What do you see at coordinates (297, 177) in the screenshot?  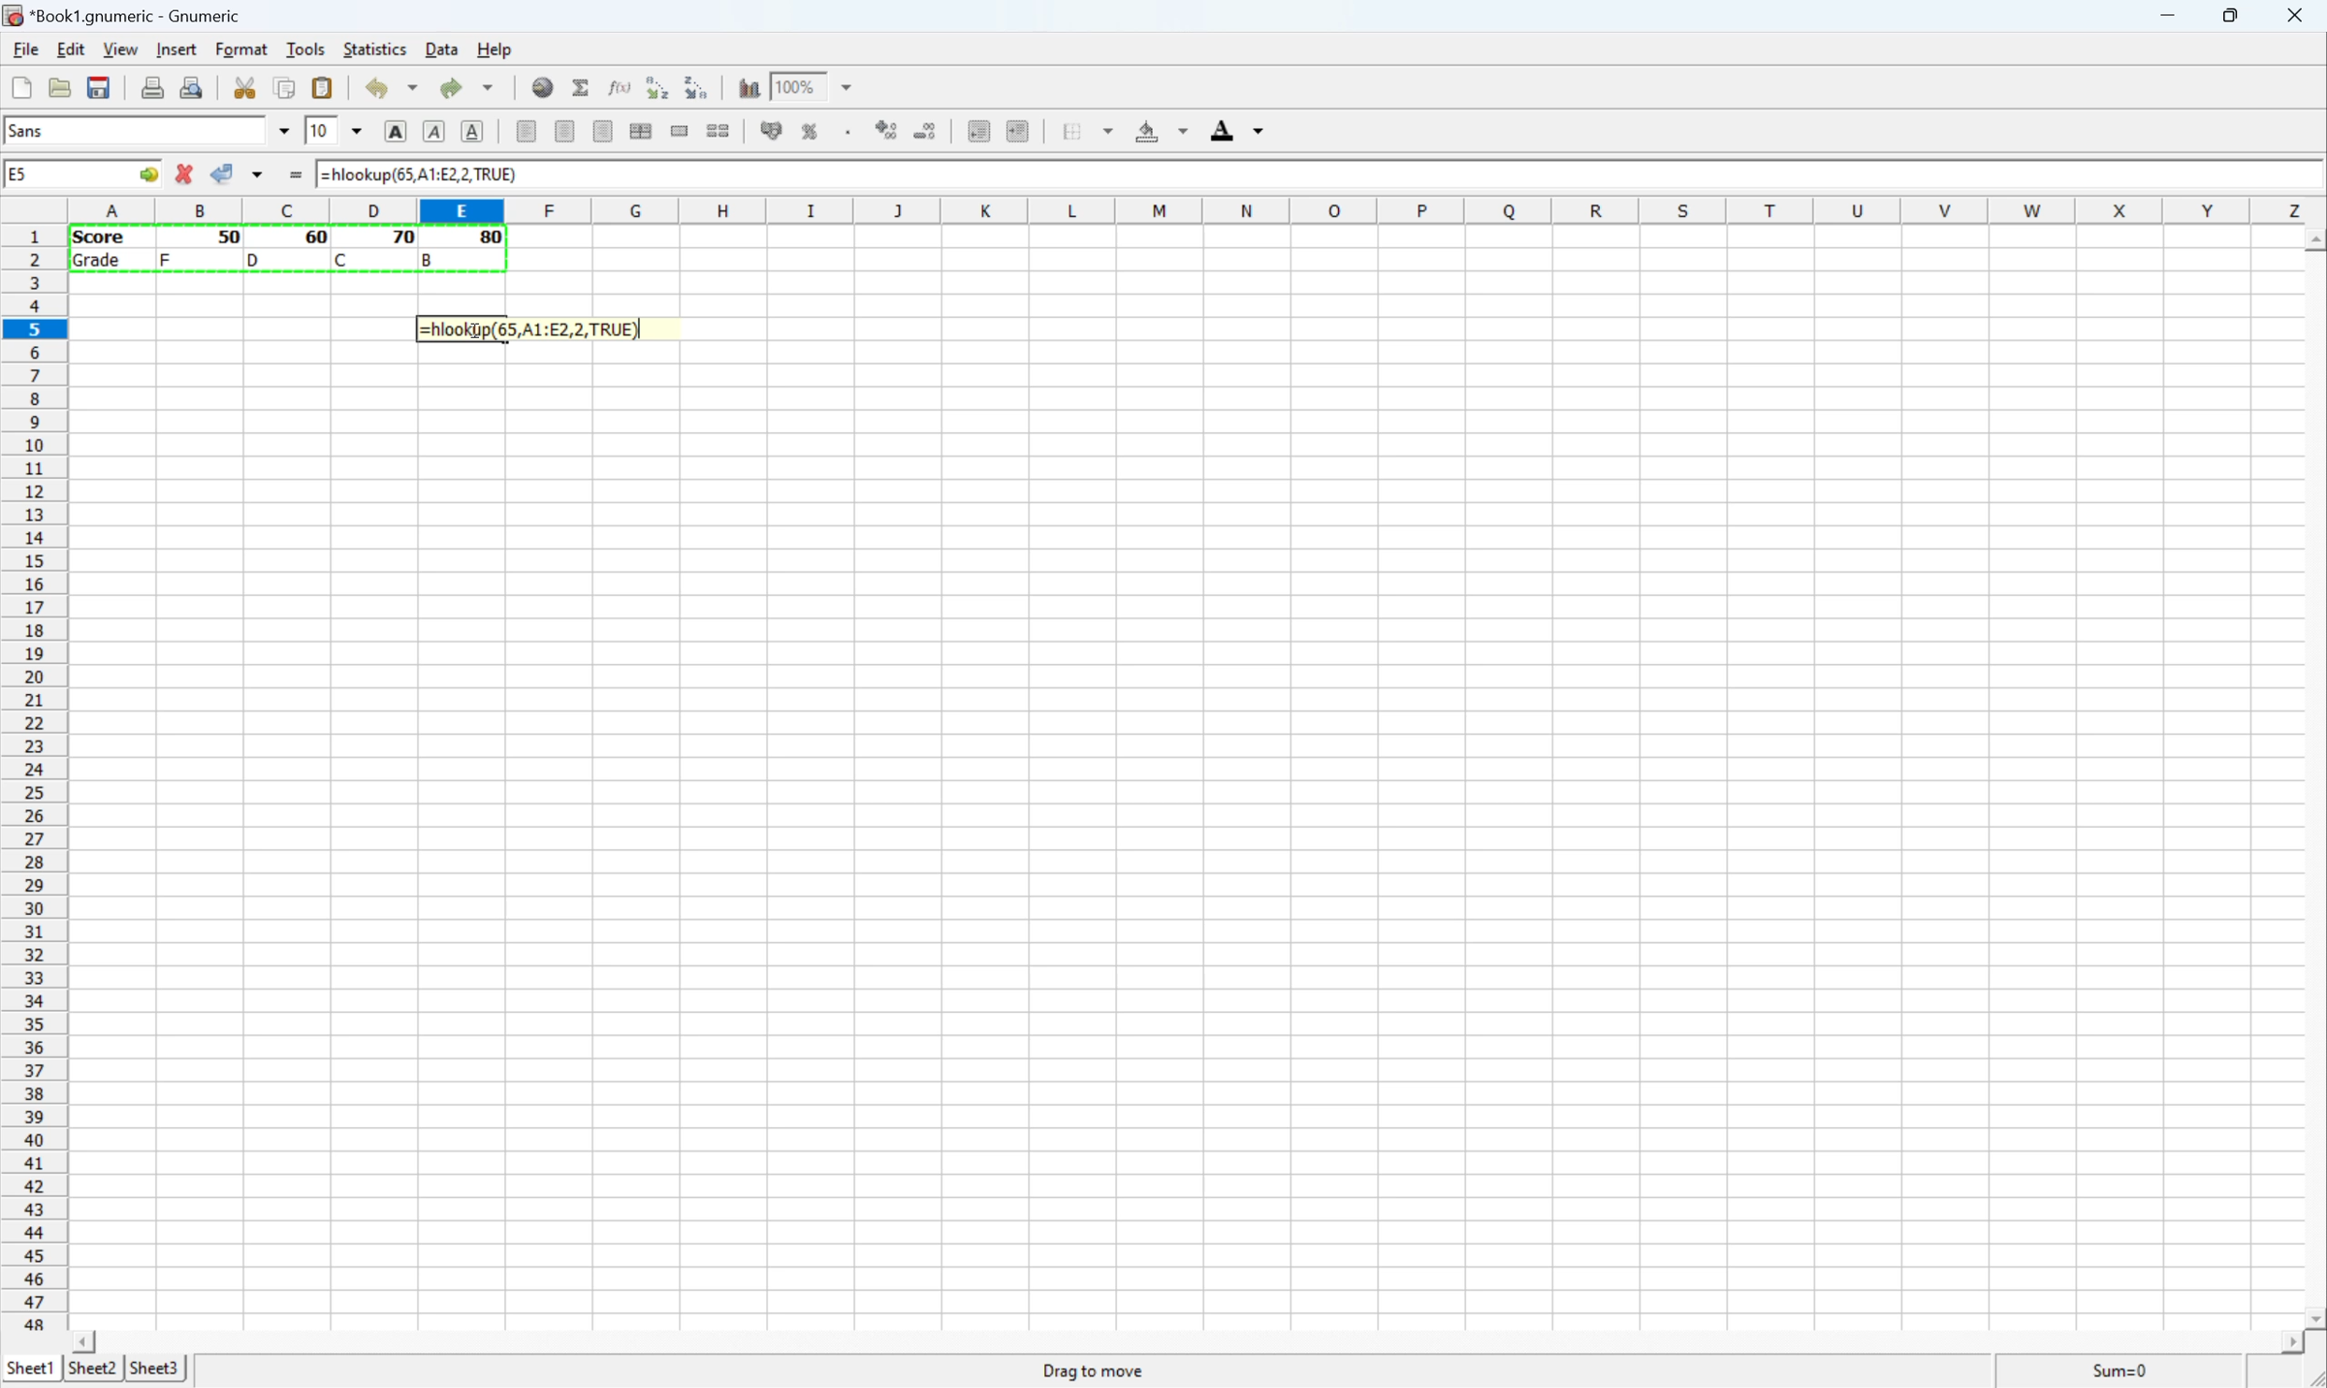 I see `Enter formula` at bounding box center [297, 177].